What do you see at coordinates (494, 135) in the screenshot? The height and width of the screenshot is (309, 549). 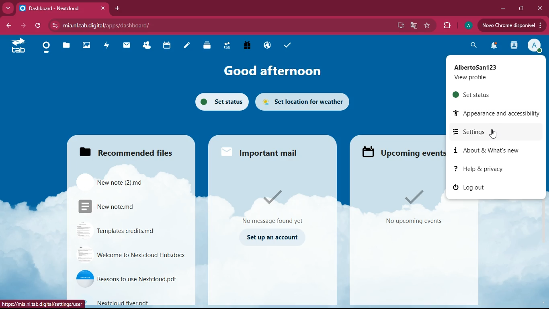 I see `pointing cursor` at bounding box center [494, 135].